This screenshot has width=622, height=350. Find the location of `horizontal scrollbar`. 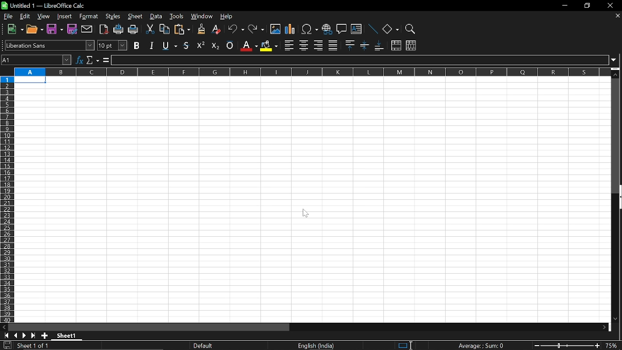

horizontal scrollbar is located at coordinates (149, 327).